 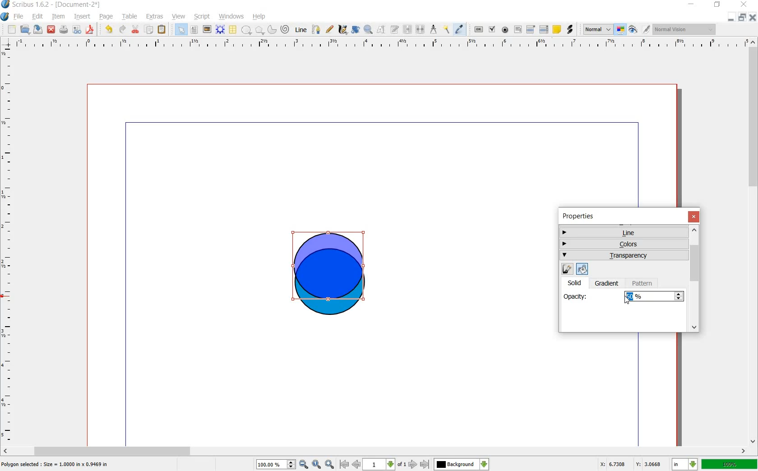 I want to click on edit fill color properties, so click(x=581, y=268).